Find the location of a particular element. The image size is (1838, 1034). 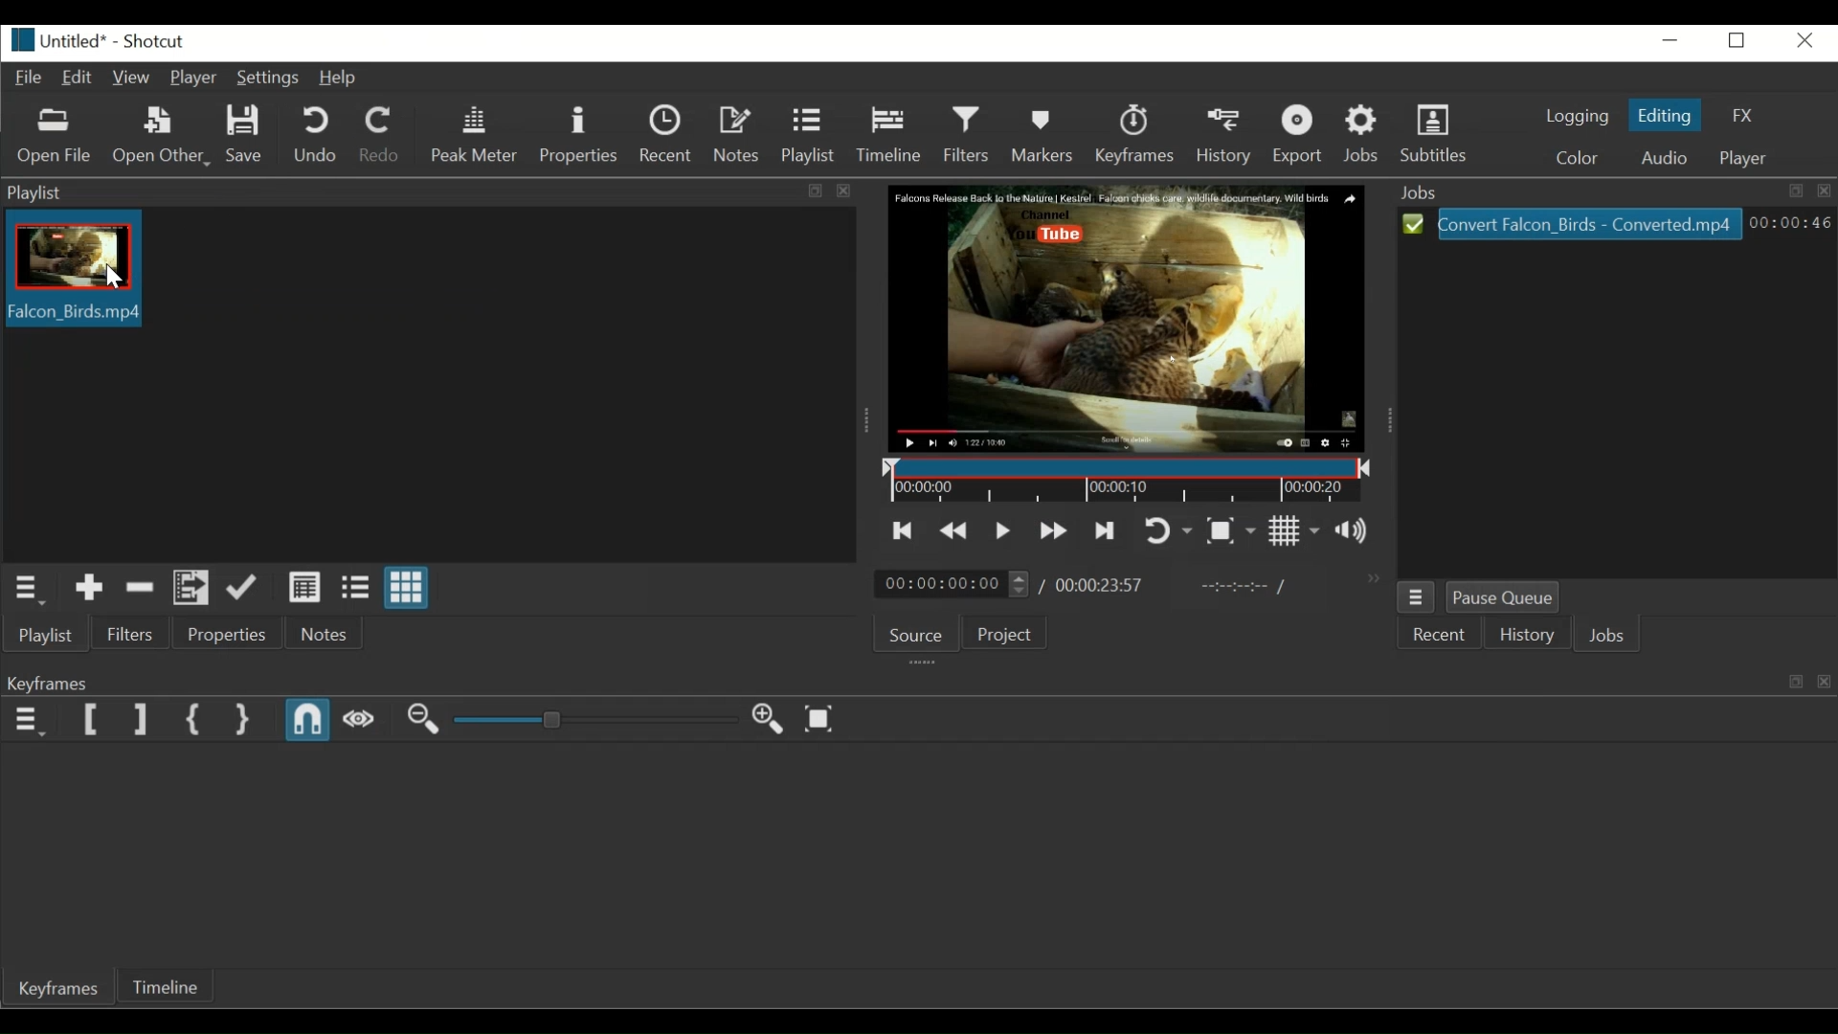

close is located at coordinates (856, 195).